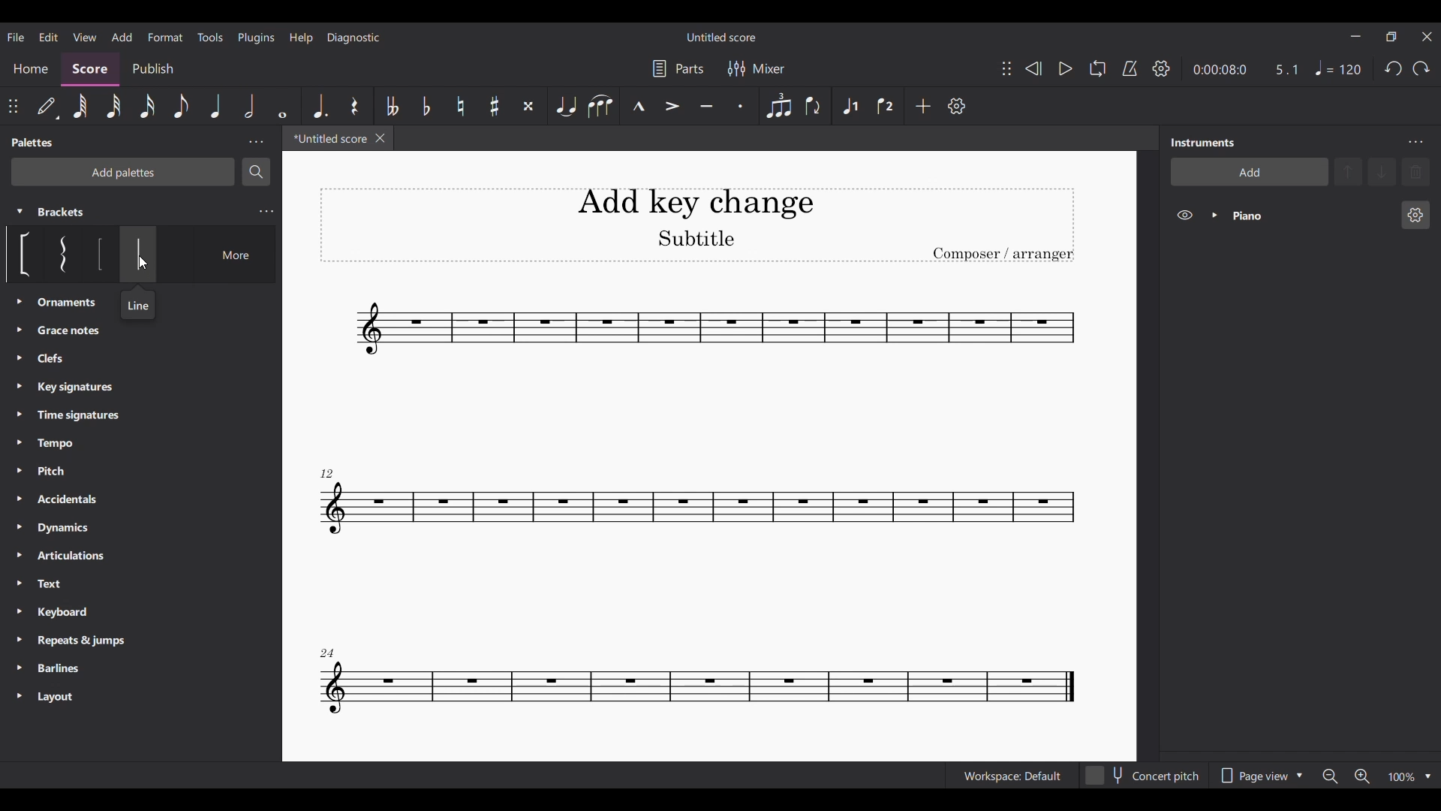  What do you see at coordinates (165, 36) in the screenshot?
I see `Format menu` at bounding box center [165, 36].